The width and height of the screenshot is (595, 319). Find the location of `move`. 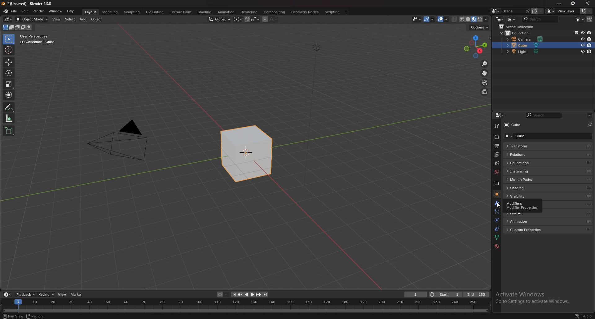

move is located at coordinates (9, 62).